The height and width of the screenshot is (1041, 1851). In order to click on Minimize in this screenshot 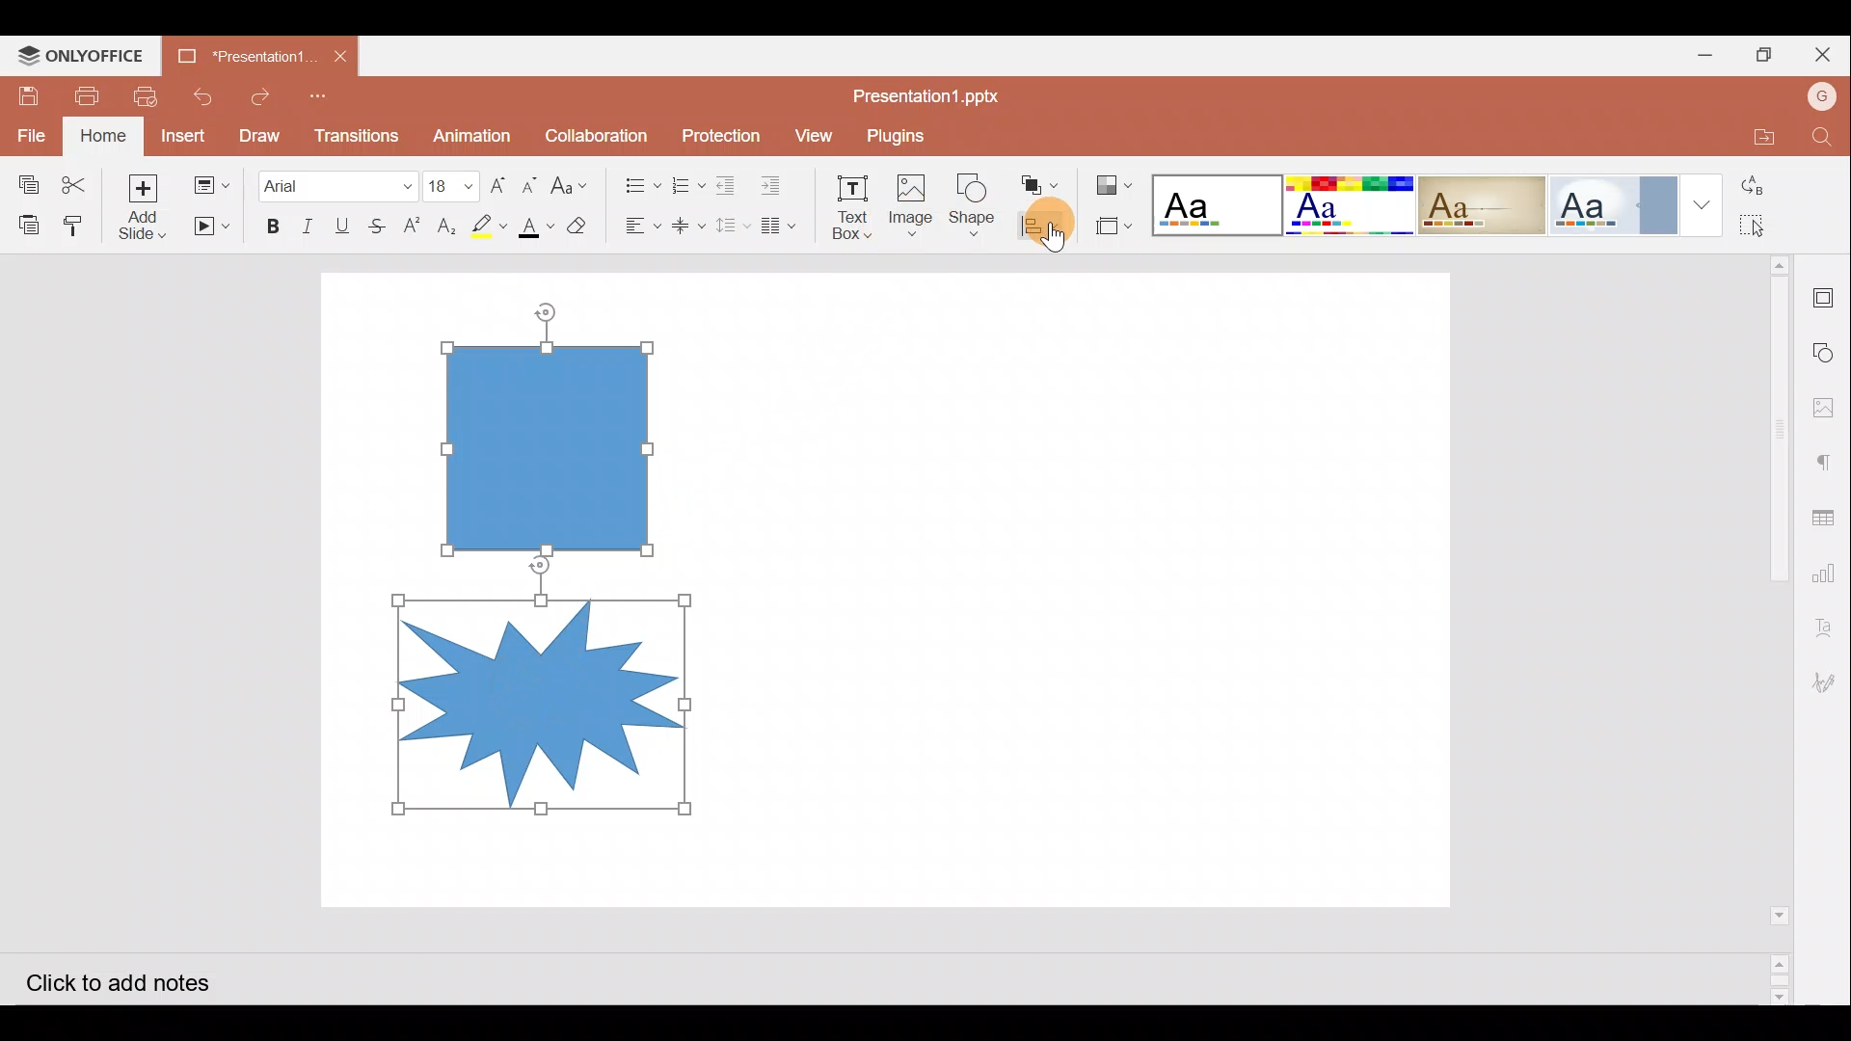, I will do `click(1704, 54)`.